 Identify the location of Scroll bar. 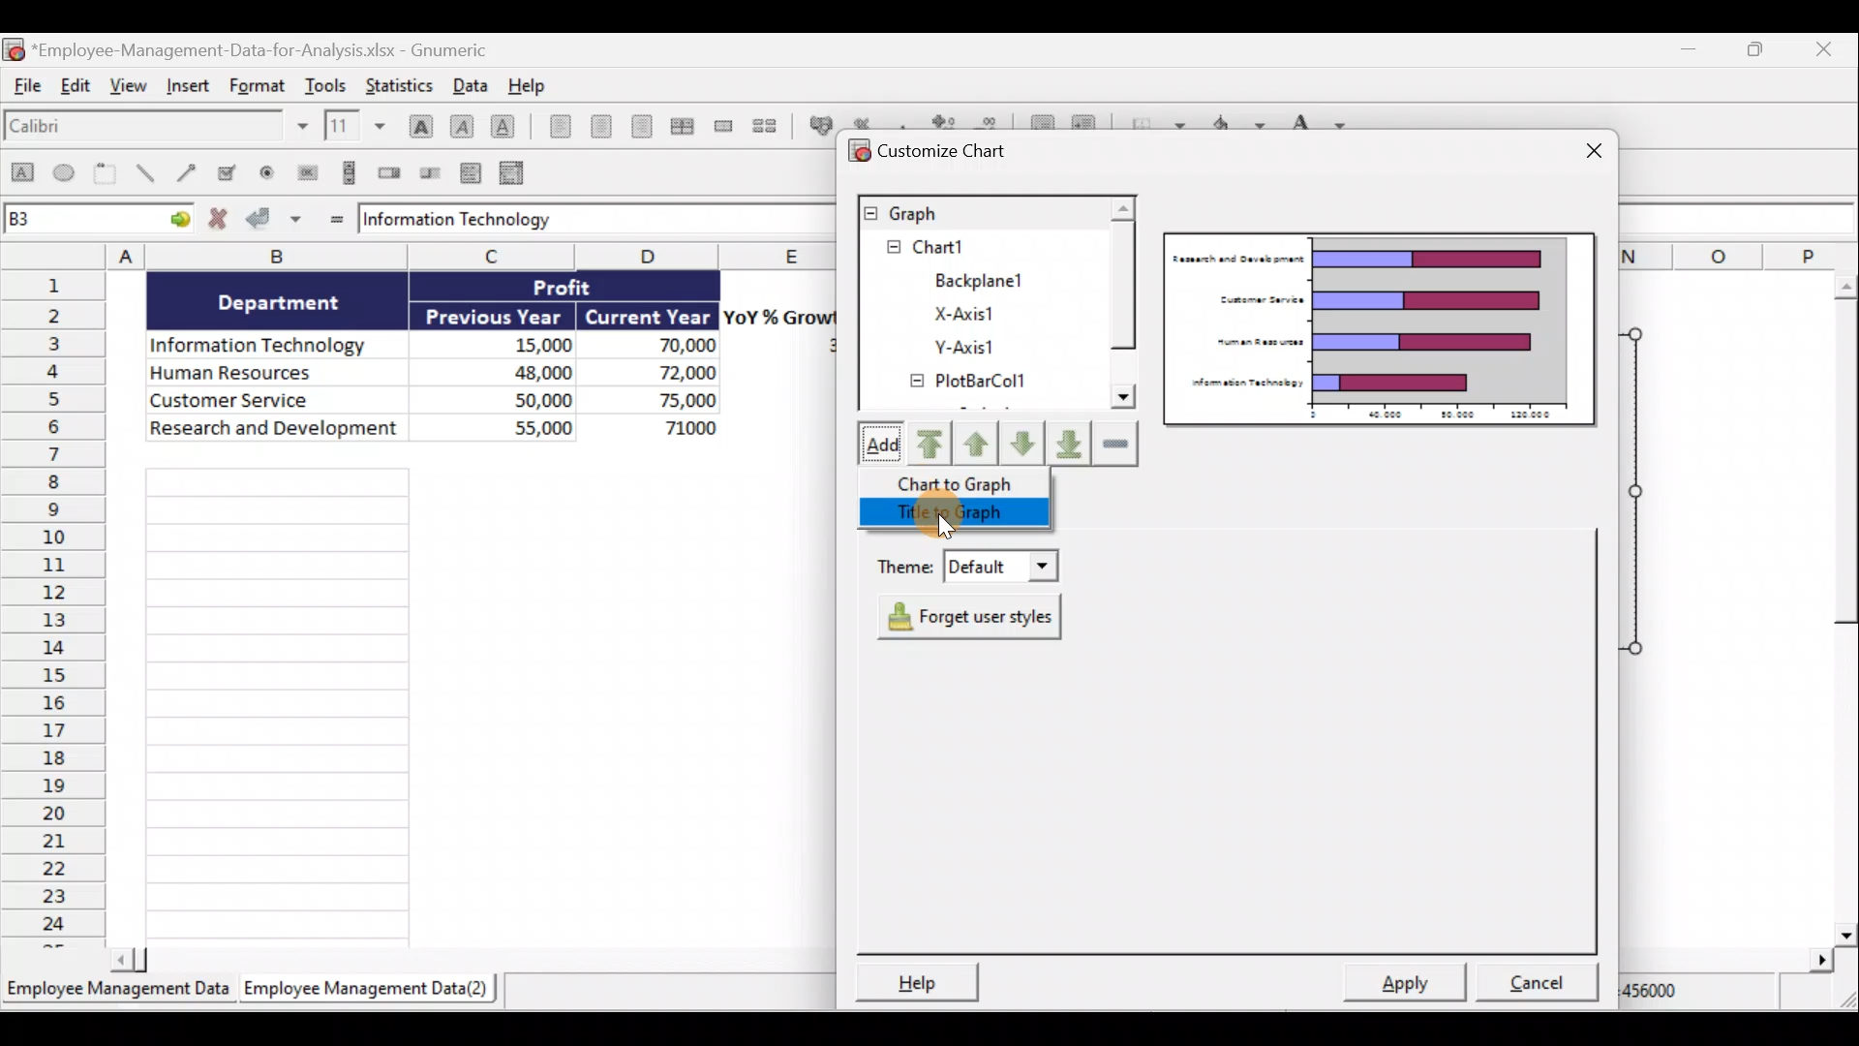
(1836, 608).